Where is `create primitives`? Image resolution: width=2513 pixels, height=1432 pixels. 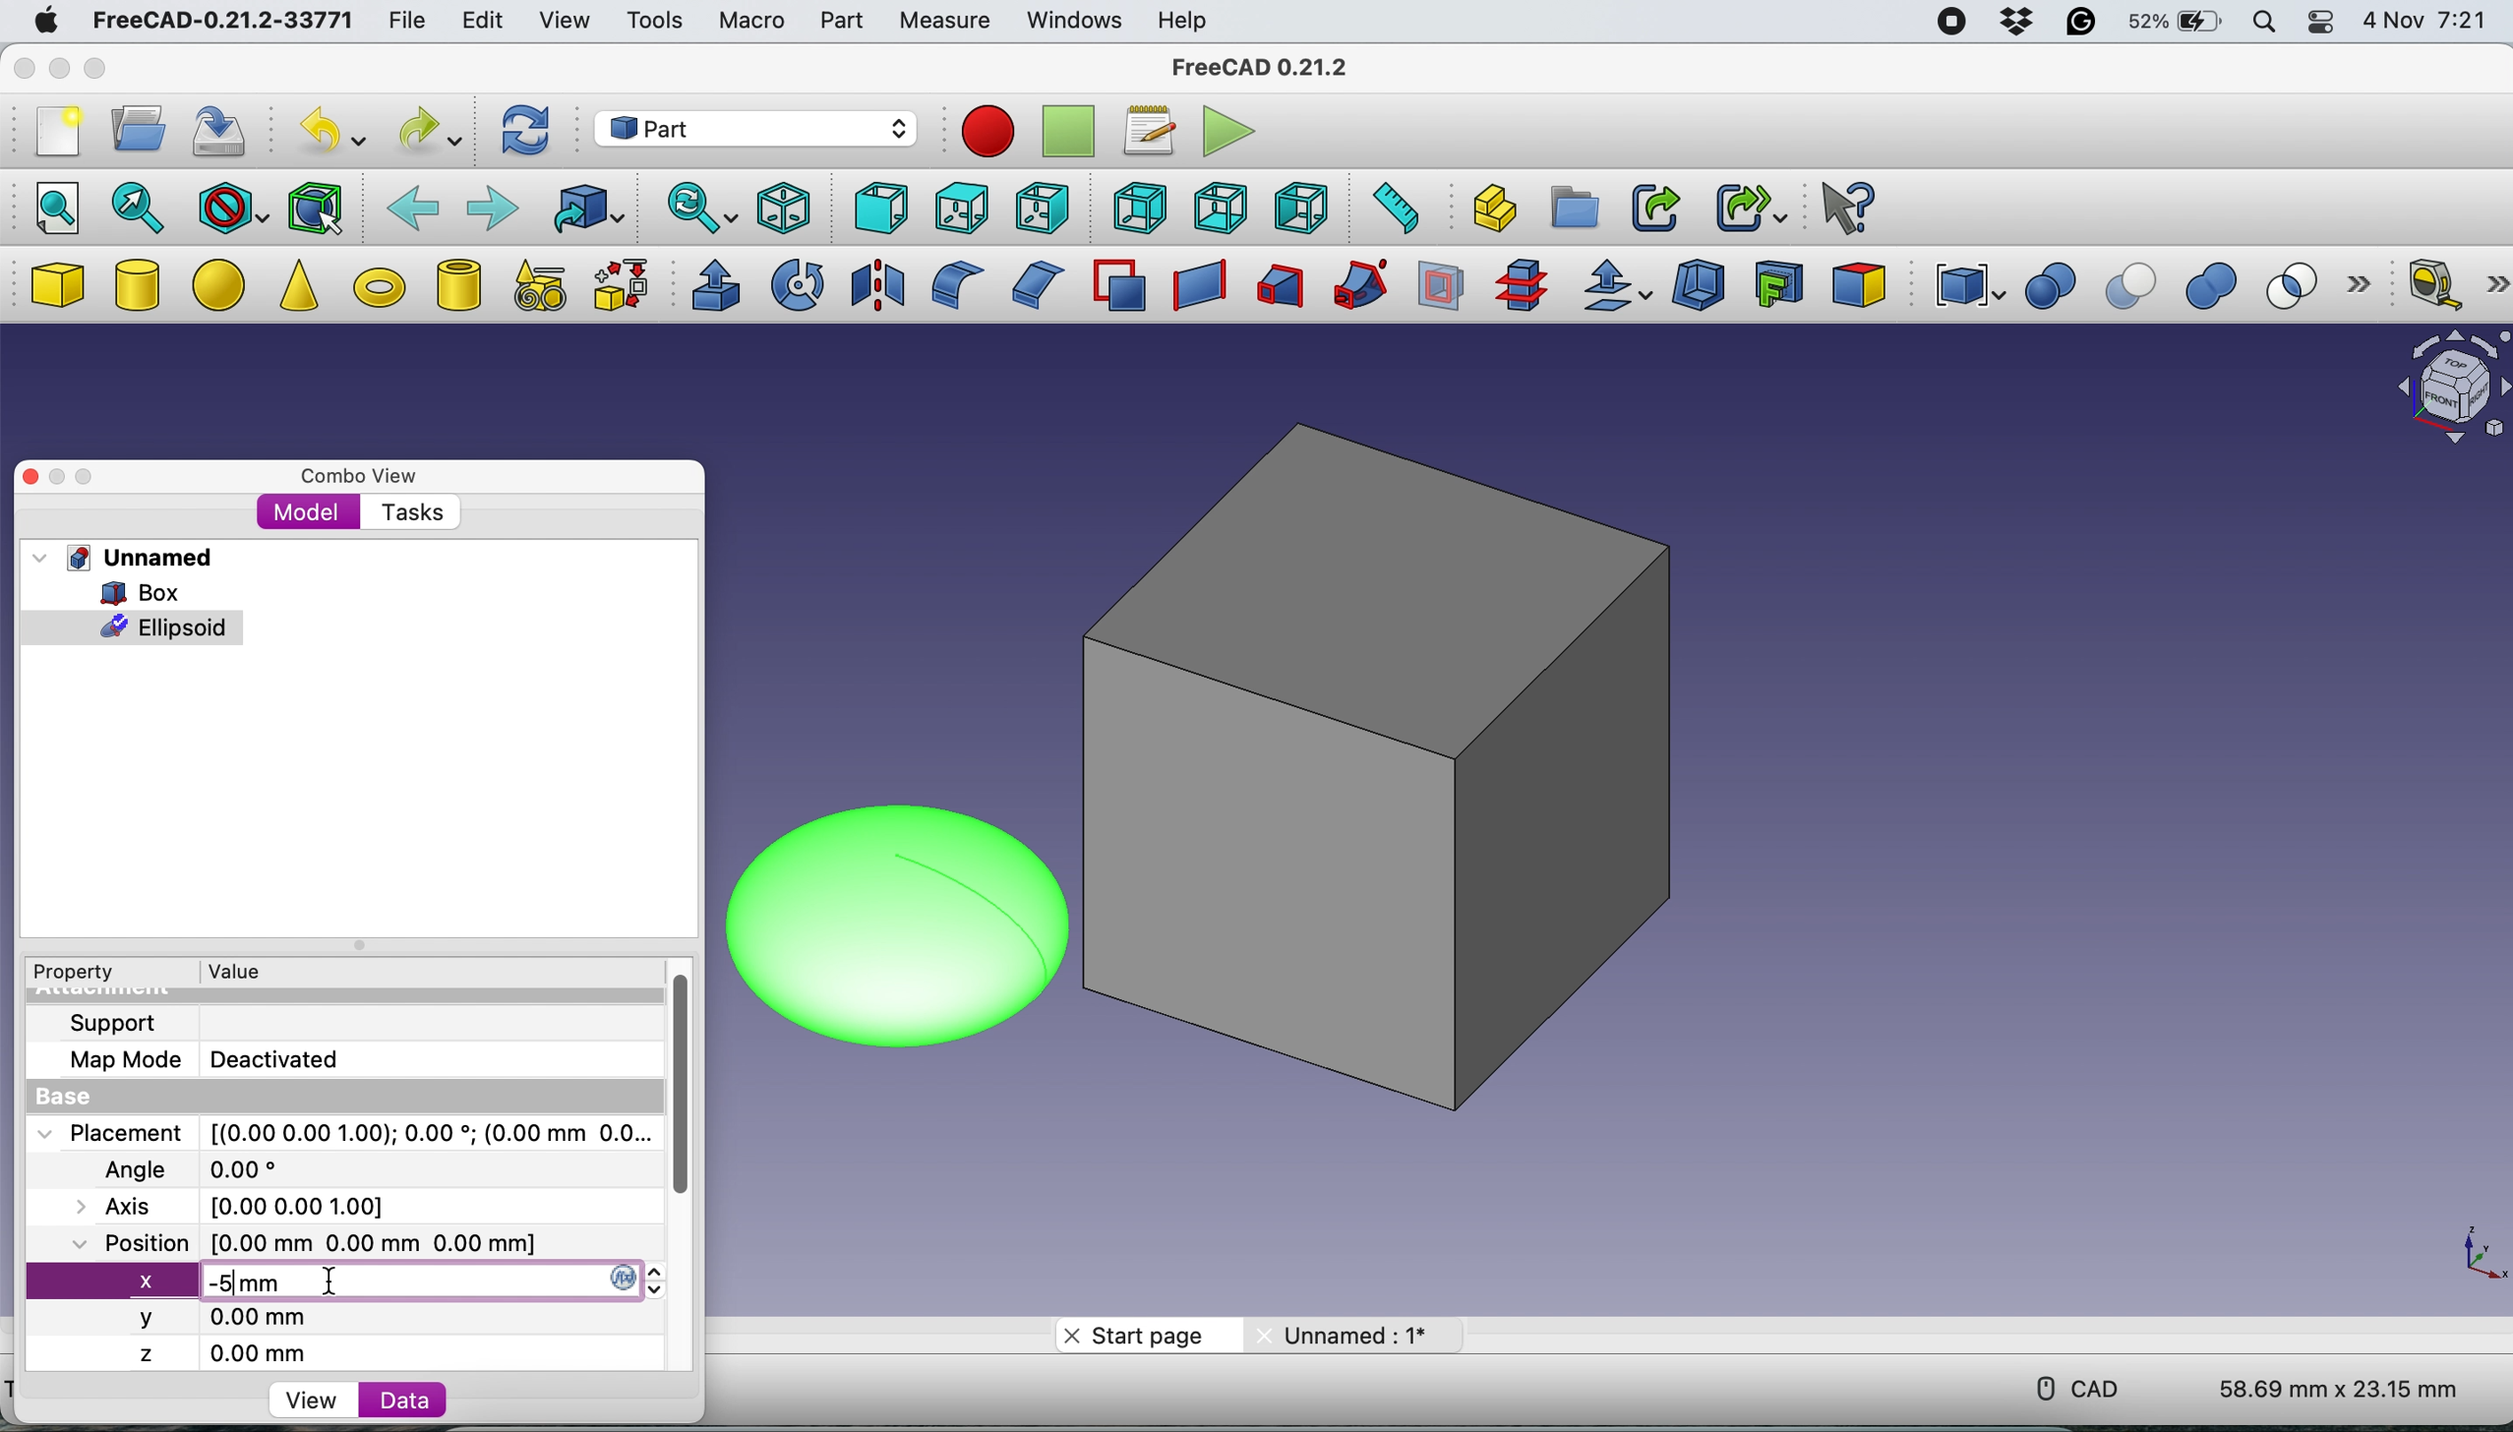 create primitives is located at coordinates (534, 287).